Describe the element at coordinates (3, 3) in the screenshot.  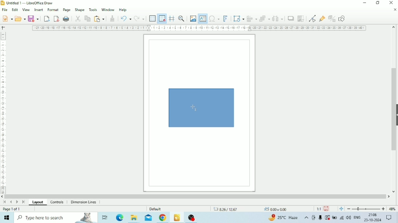
I see `Logo` at that location.